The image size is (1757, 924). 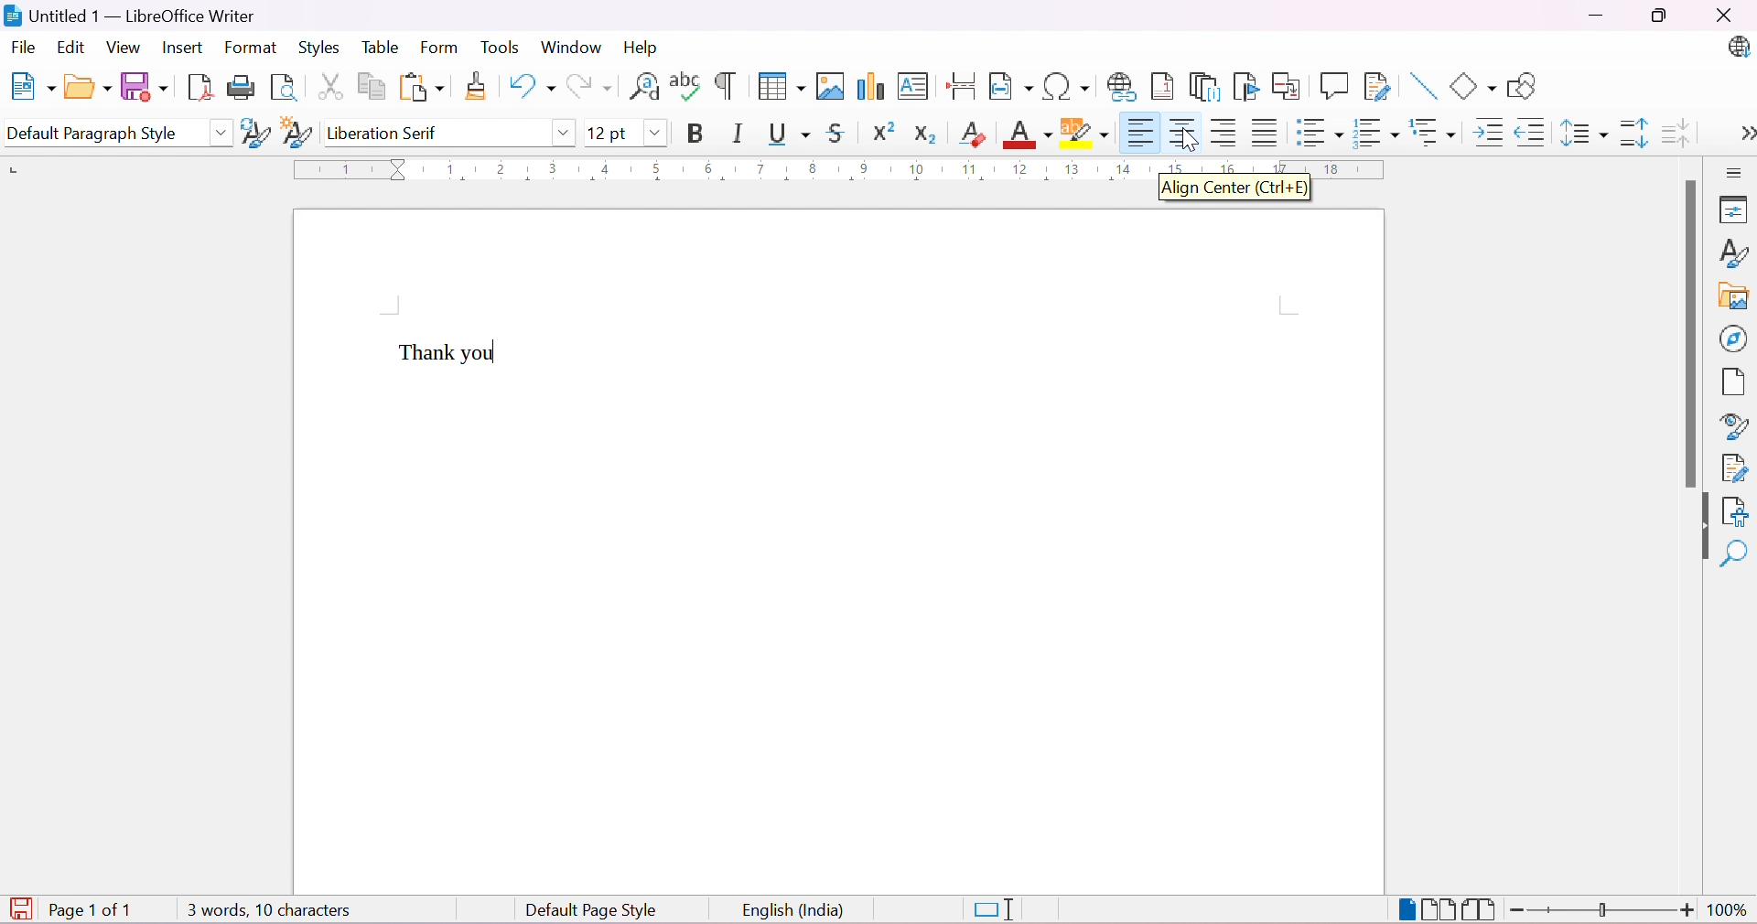 I want to click on Undo, so click(x=528, y=87).